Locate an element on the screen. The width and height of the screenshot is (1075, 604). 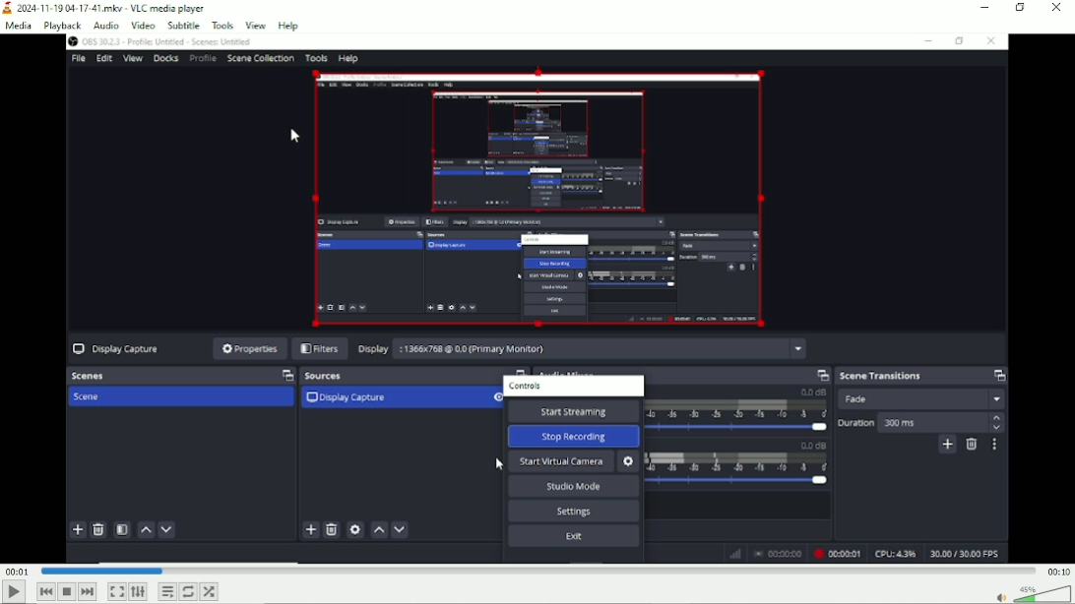
Close is located at coordinates (1057, 8).